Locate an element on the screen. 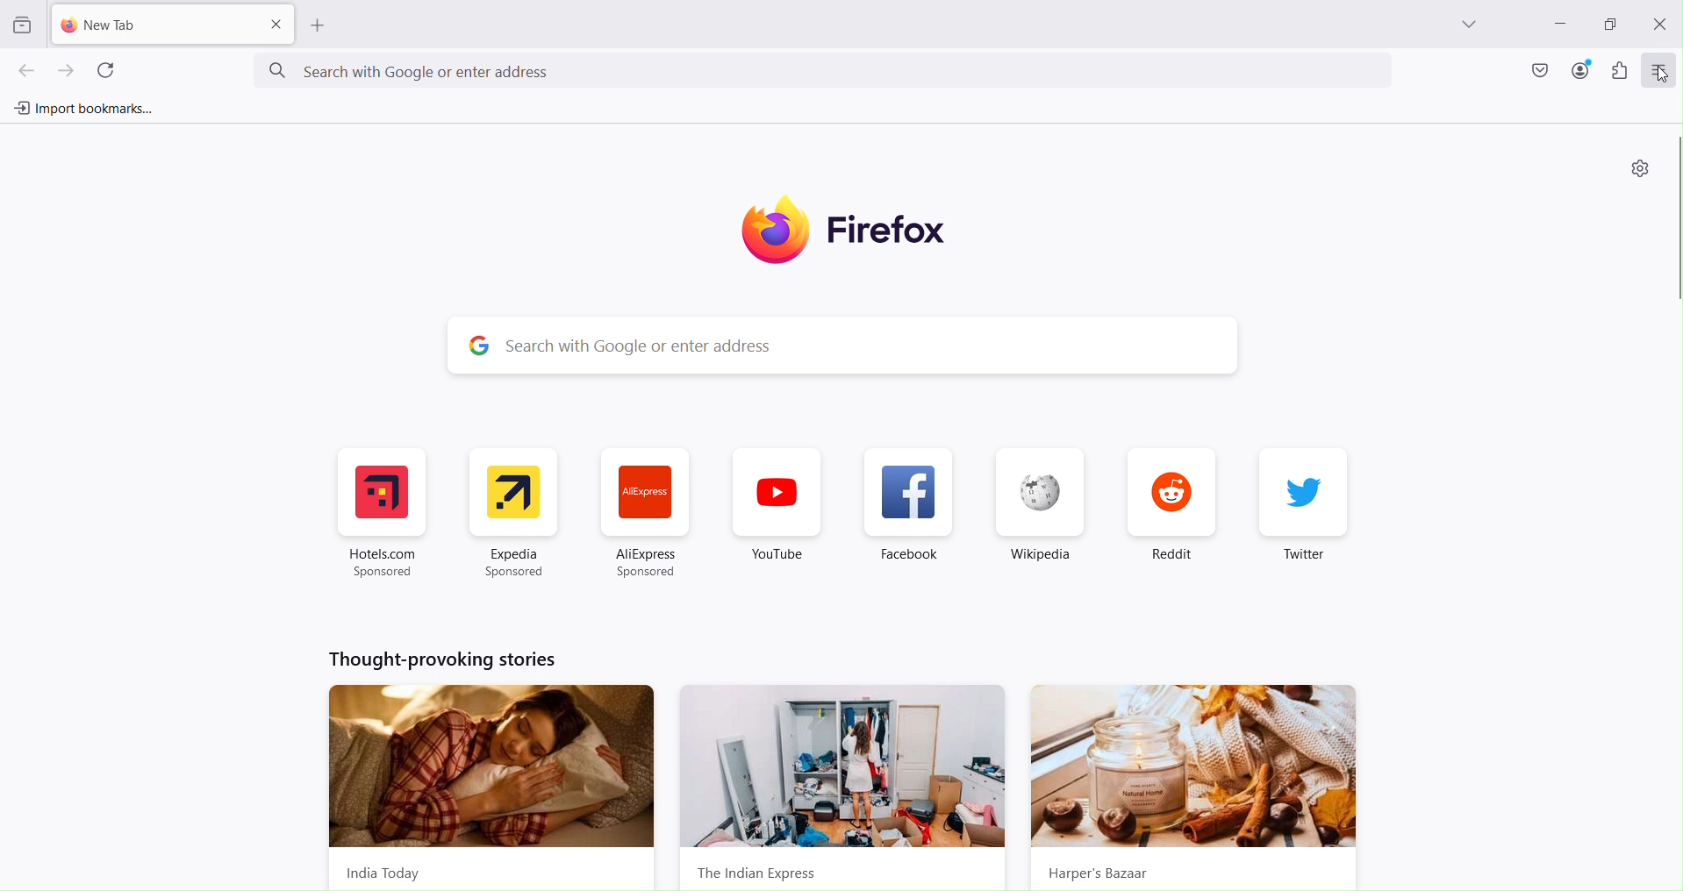 The image size is (1683, 891). Reddit Shortcut is located at coordinates (1169, 514).